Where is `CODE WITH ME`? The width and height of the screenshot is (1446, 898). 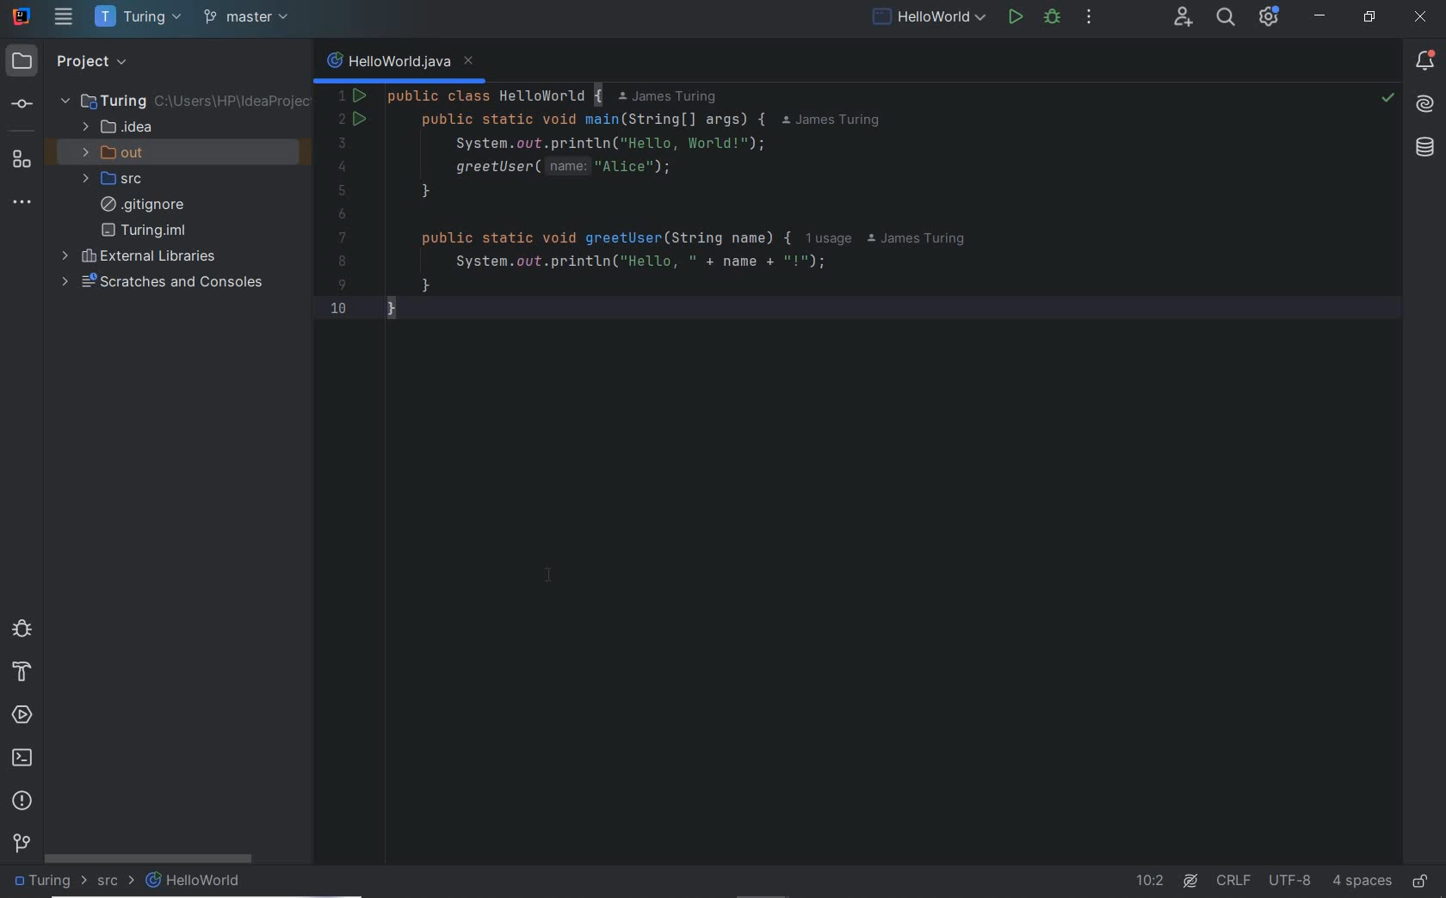
CODE WITH ME is located at coordinates (1182, 18).